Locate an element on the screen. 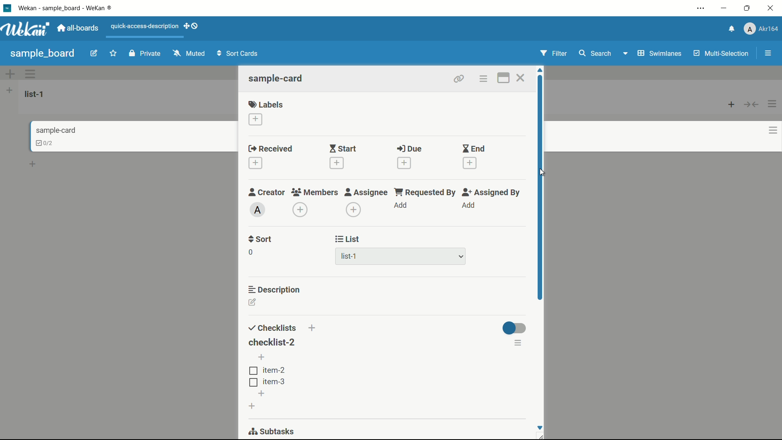  settings and more is located at coordinates (701, 8).